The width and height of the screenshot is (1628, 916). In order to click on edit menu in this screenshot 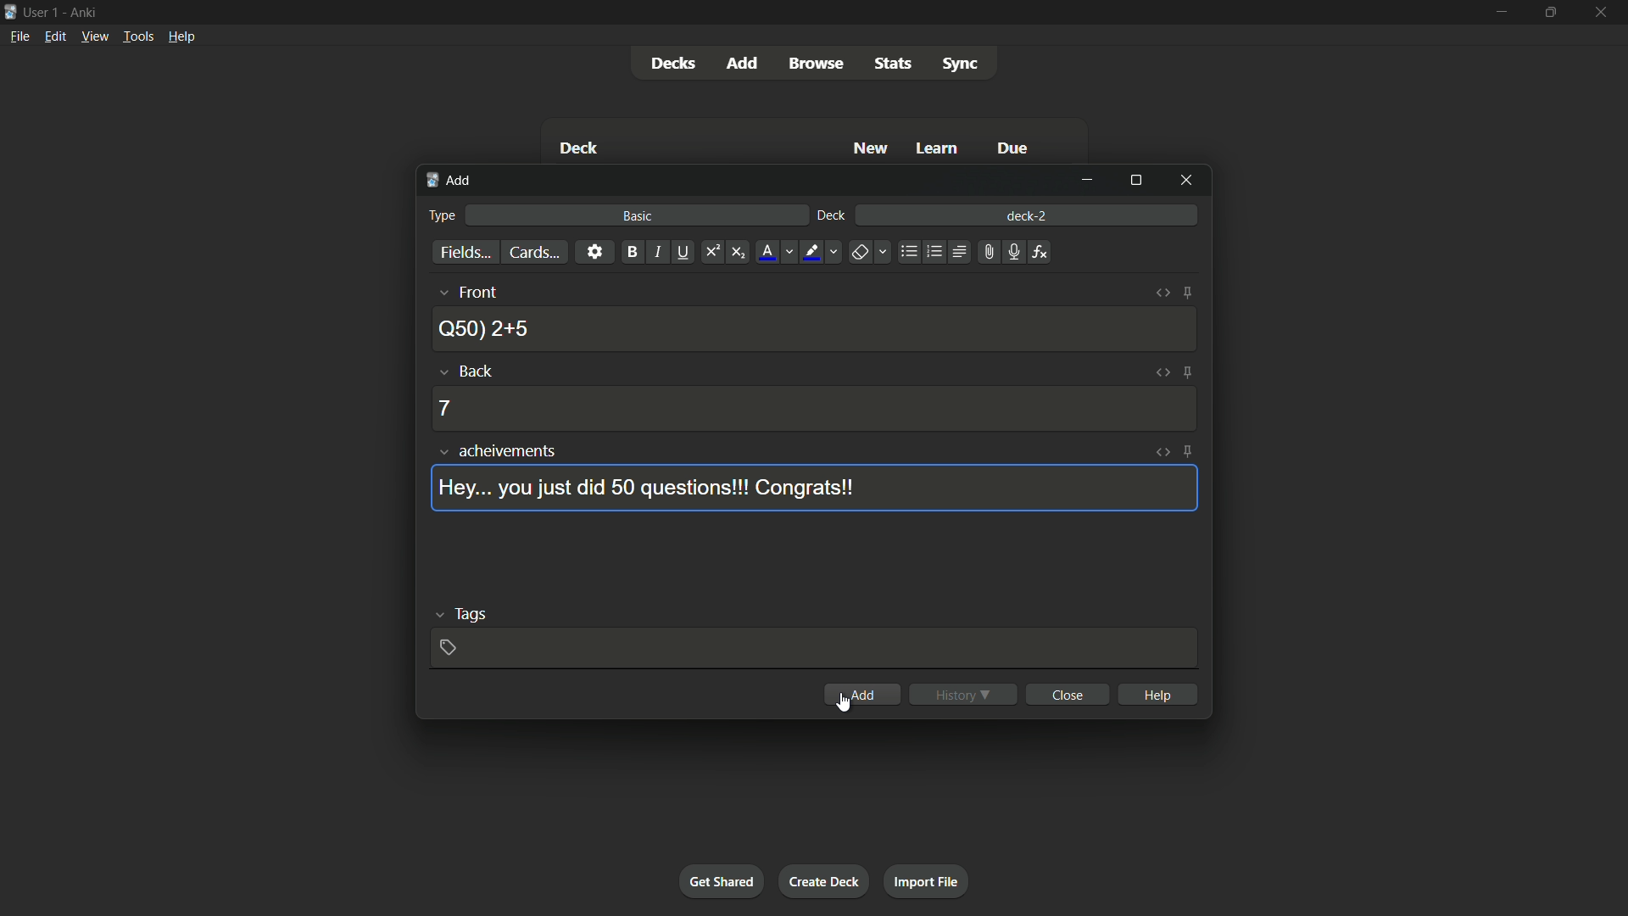, I will do `click(54, 36)`.